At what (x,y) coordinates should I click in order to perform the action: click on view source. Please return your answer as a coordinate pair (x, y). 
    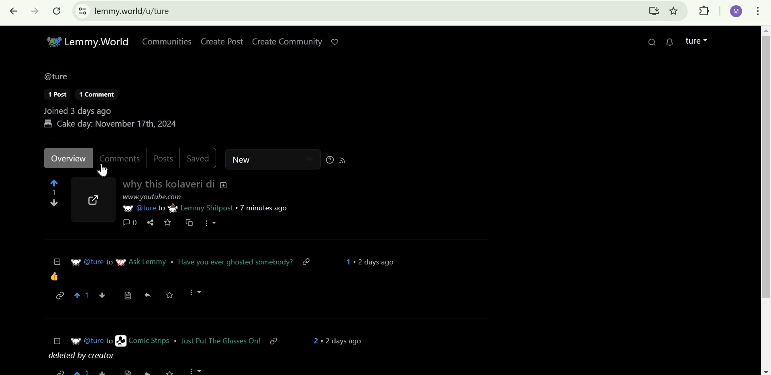
    Looking at the image, I should click on (126, 295).